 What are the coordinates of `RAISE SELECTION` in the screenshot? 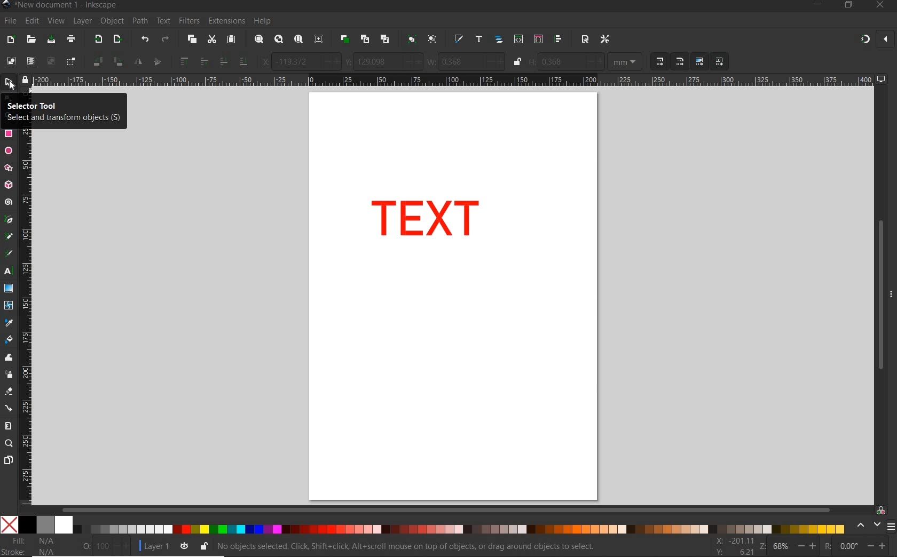 It's located at (191, 61).